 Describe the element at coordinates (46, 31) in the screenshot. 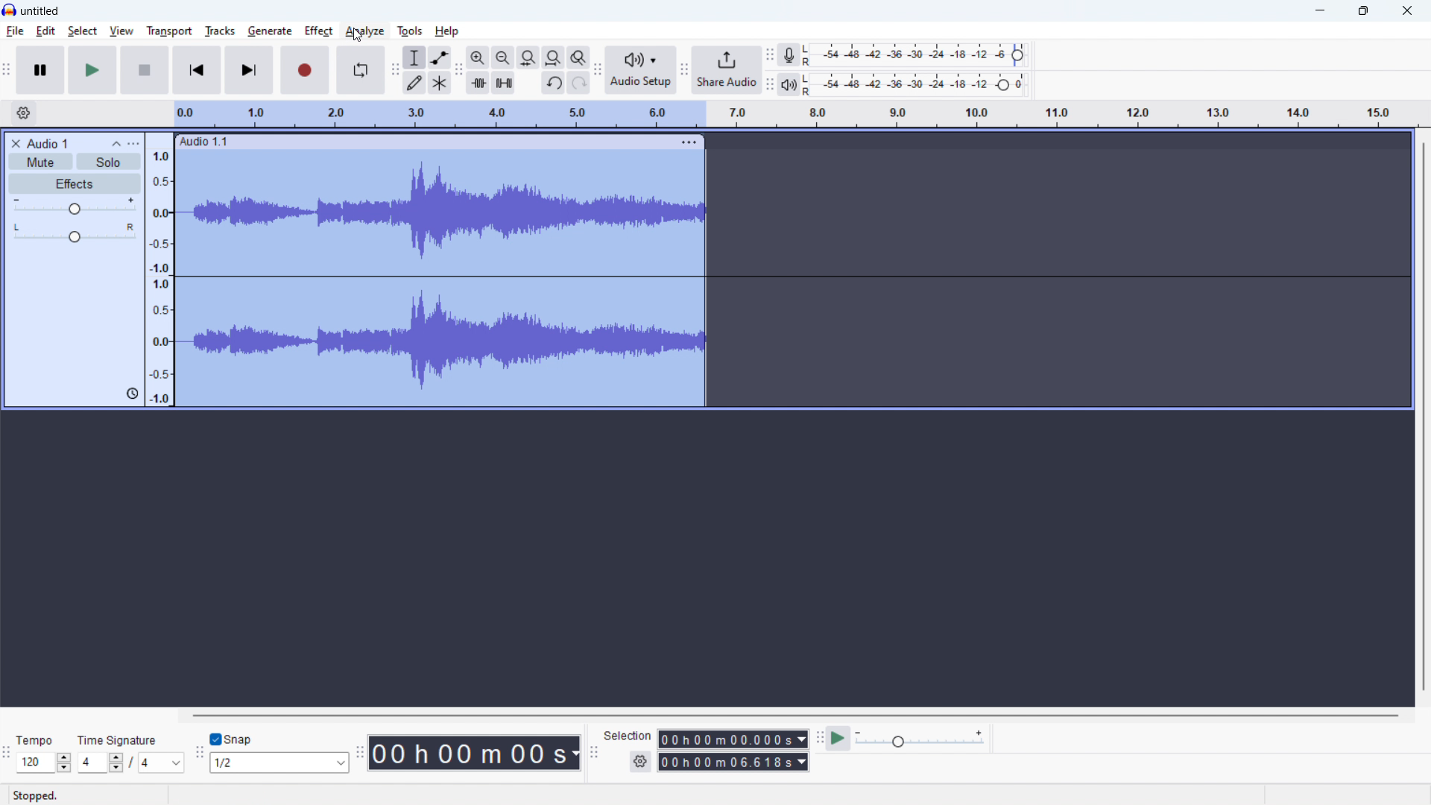

I see `edit` at that location.